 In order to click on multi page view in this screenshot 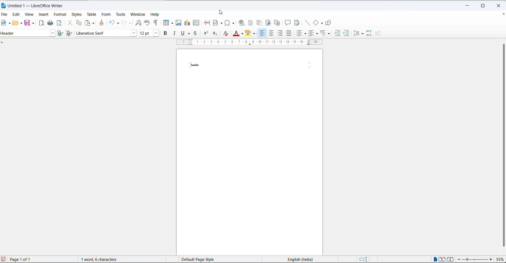, I will do `click(442, 260)`.